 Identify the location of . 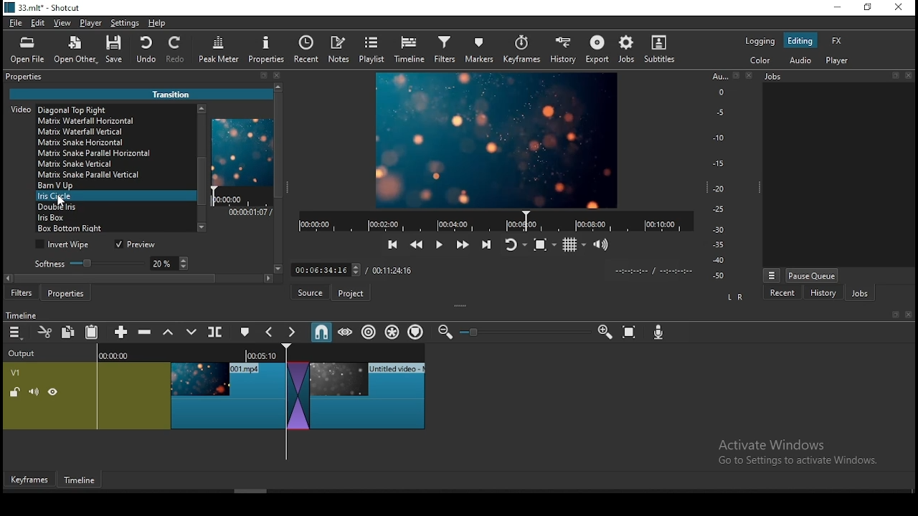
(894, 315).